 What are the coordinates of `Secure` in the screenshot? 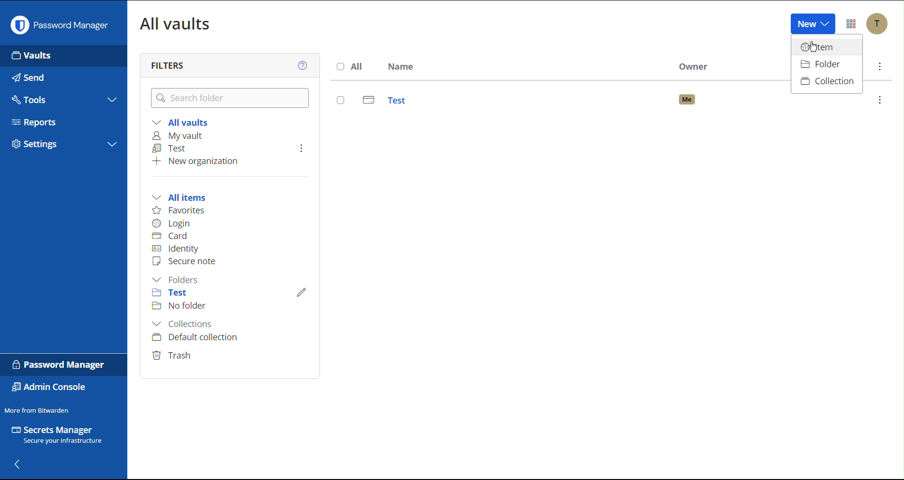 It's located at (186, 261).